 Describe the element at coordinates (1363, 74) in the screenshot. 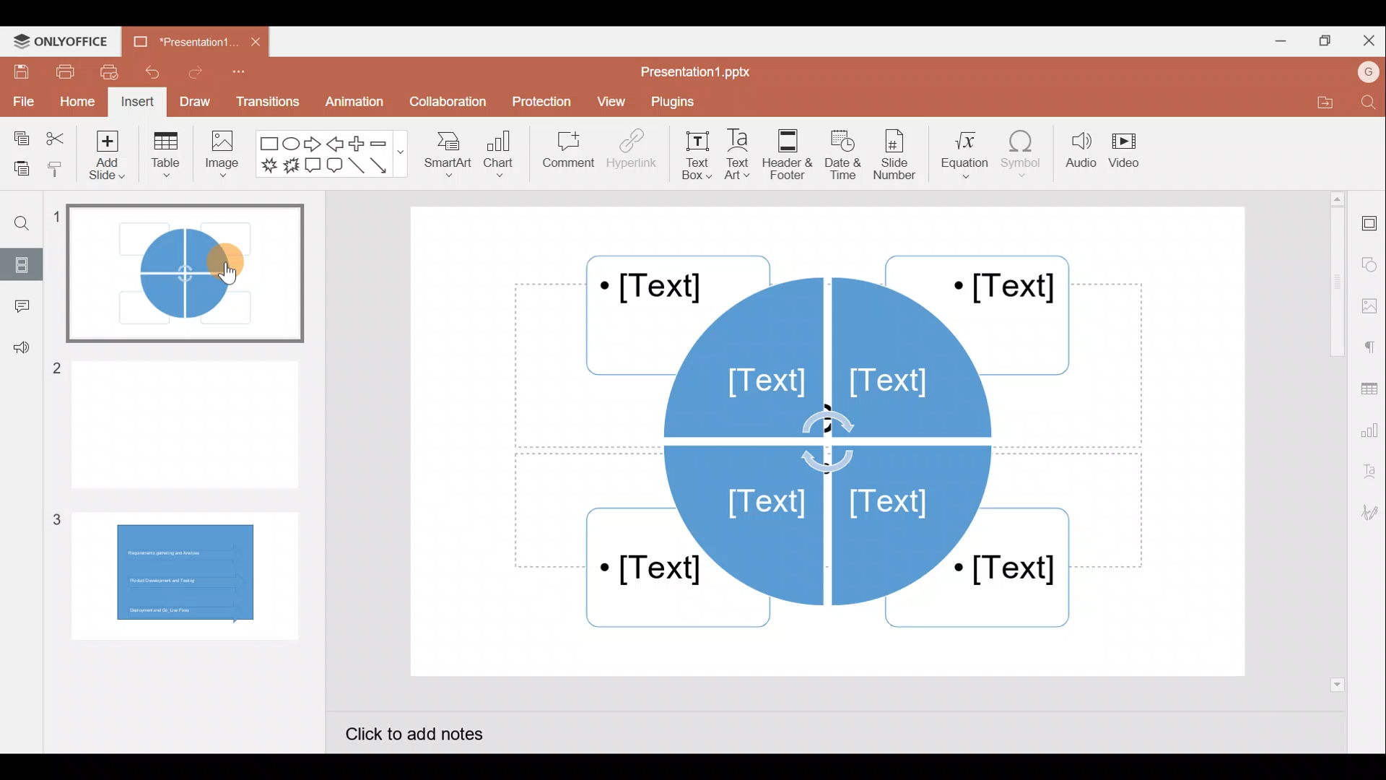

I see `Account name` at that location.